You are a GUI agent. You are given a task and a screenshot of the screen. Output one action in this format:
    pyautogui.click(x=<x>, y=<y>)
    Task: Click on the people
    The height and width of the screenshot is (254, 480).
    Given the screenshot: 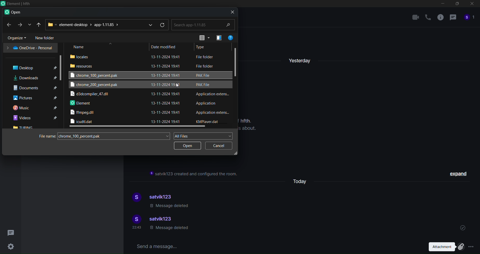 What is the action you would take?
    pyautogui.click(x=469, y=19)
    